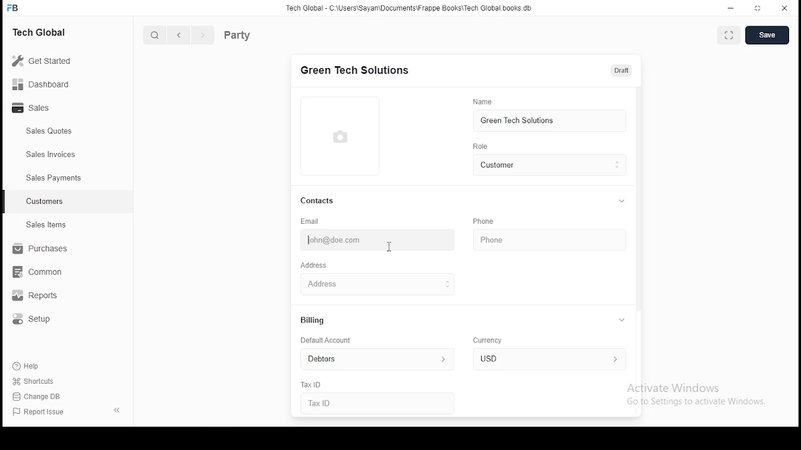 The height and width of the screenshot is (450, 801). I want to click on toggle between form and fullscreen, so click(731, 33).